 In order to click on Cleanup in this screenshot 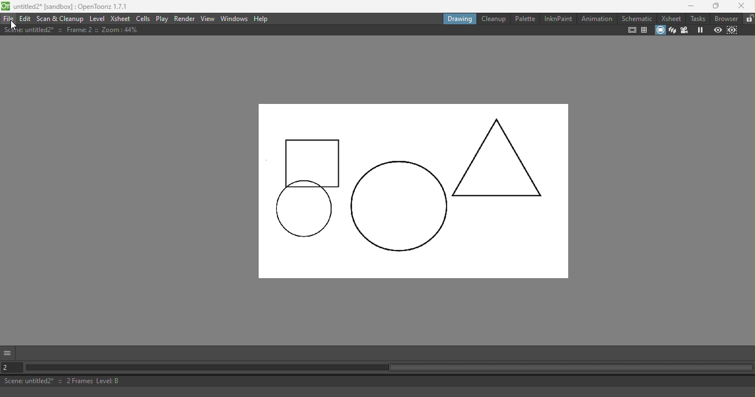, I will do `click(492, 19)`.